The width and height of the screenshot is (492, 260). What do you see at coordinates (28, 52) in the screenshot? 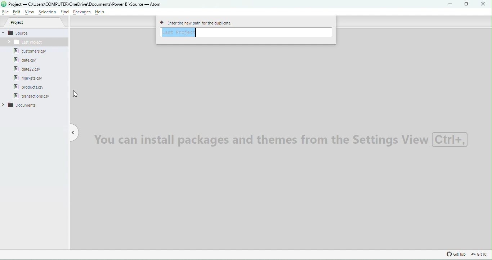
I see `File` at bounding box center [28, 52].